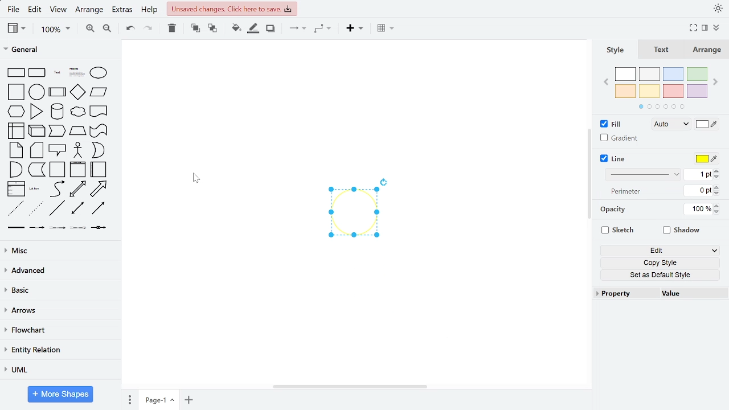 The width and height of the screenshot is (729, 410). Describe the element at coordinates (78, 131) in the screenshot. I see `trapezoid` at that location.